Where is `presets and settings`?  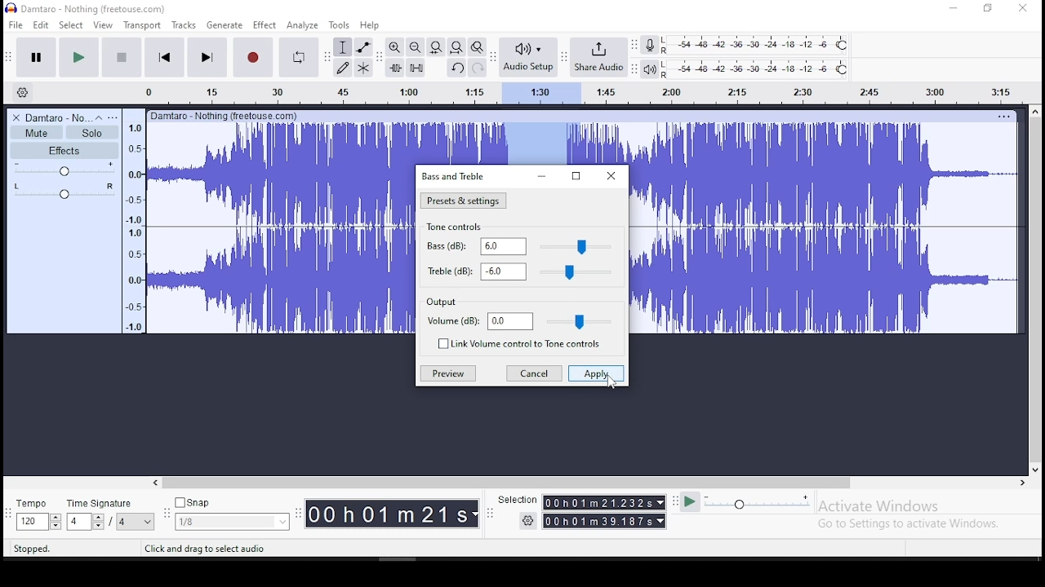
presets and settings is located at coordinates (462, 201).